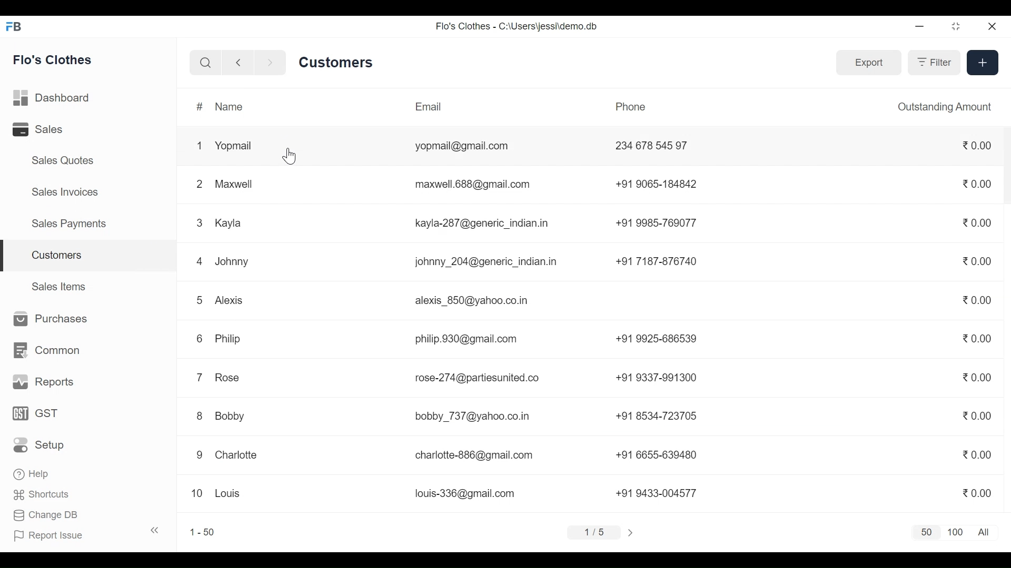 The image size is (1011, 568). I want to click on Kayla, so click(229, 222).